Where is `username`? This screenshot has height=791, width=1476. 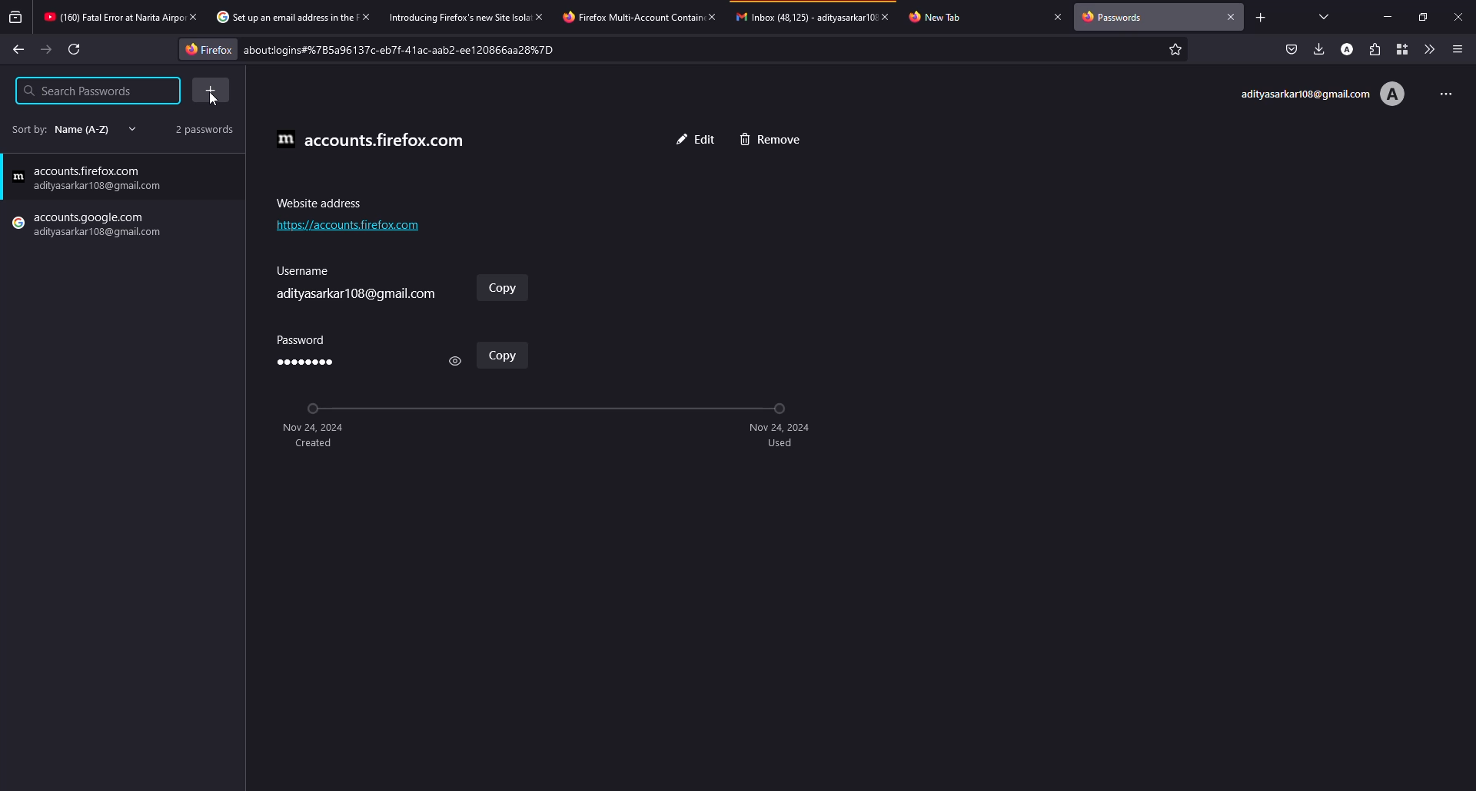
username is located at coordinates (352, 292).